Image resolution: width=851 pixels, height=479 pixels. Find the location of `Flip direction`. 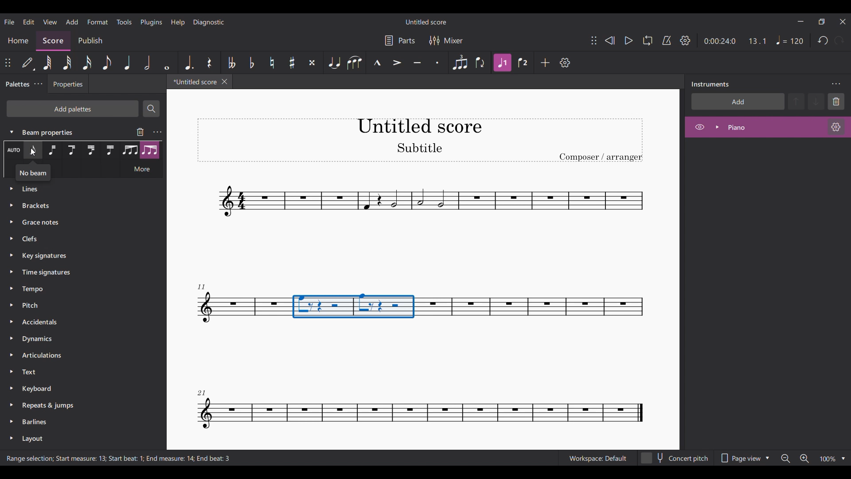

Flip direction is located at coordinates (480, 63).